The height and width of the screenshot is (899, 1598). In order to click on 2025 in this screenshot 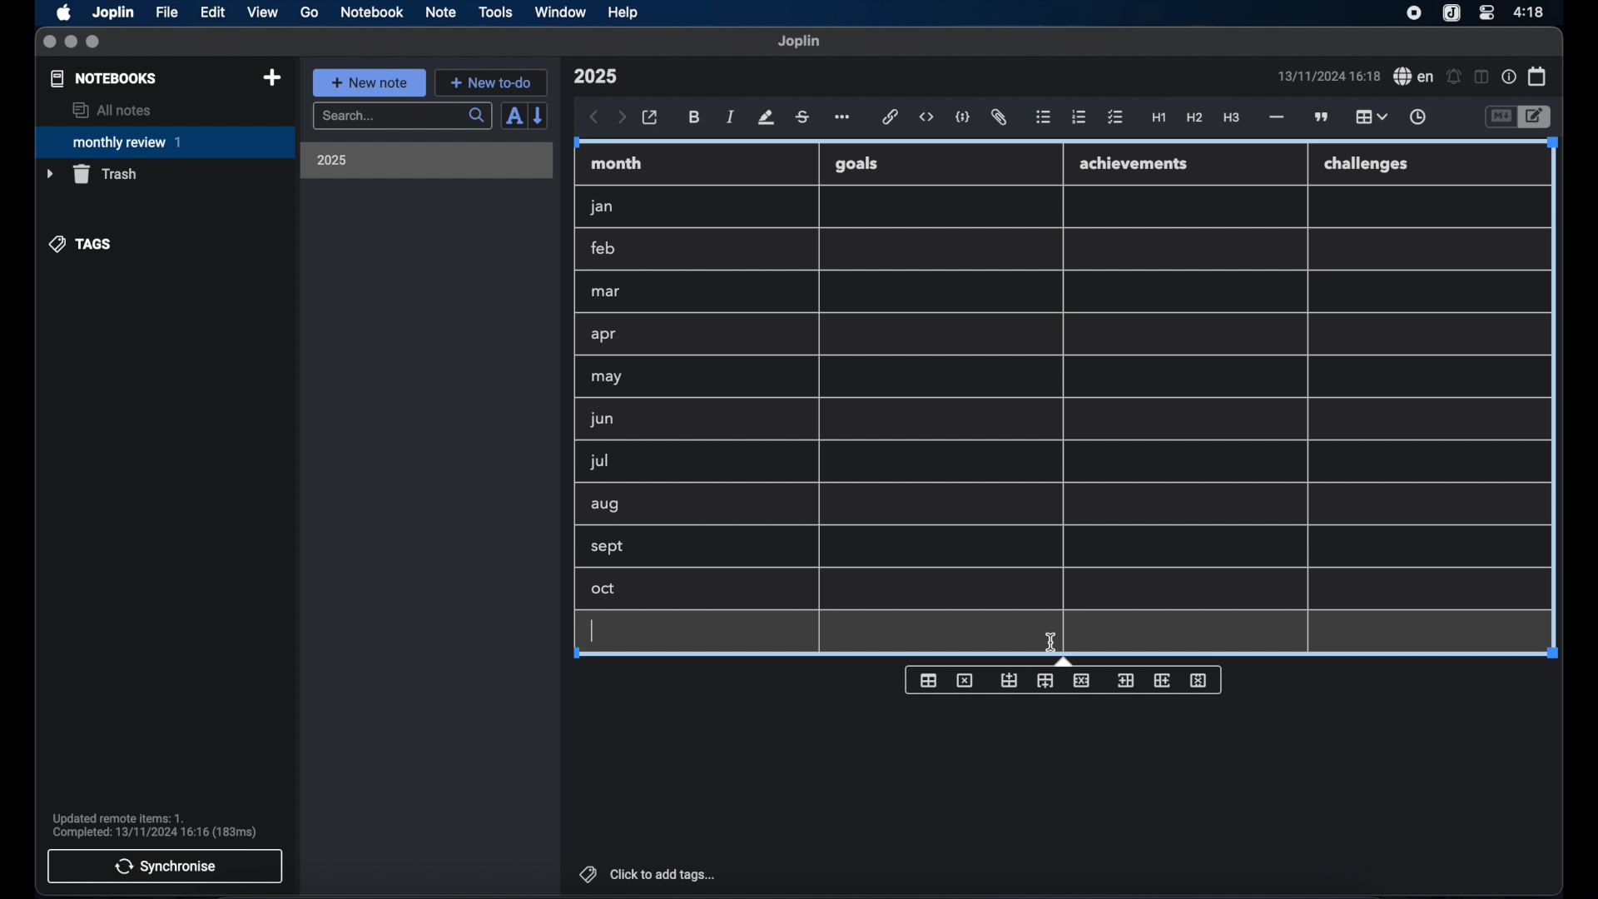, I will do `click(332, 160)`.